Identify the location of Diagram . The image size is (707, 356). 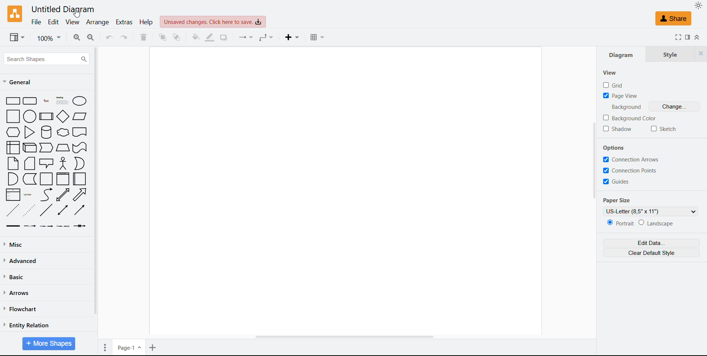
(621, 54).